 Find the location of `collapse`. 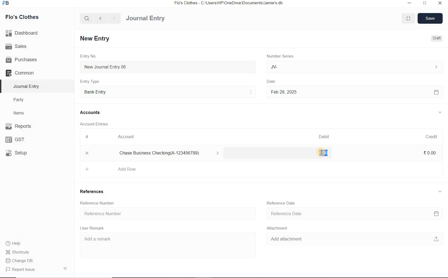

collapse is located at coordinates (440, 113).